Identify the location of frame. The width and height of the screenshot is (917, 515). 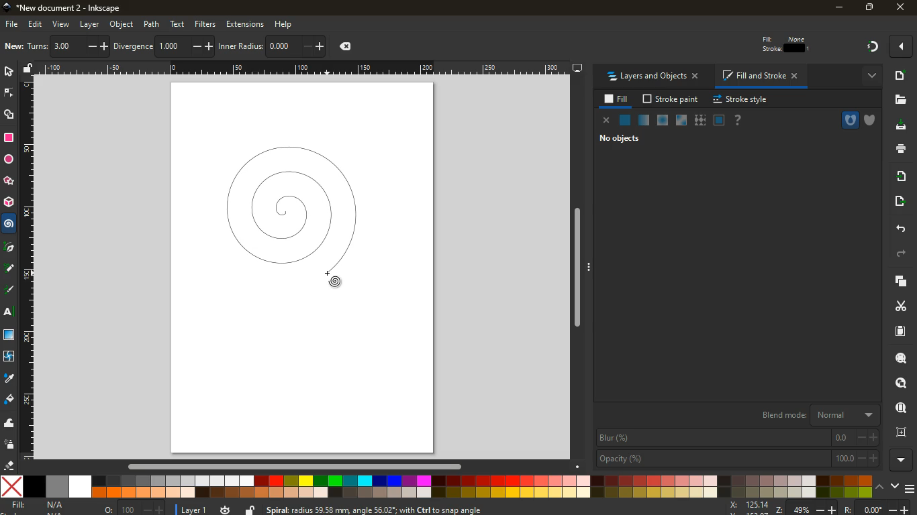
(900, 434).